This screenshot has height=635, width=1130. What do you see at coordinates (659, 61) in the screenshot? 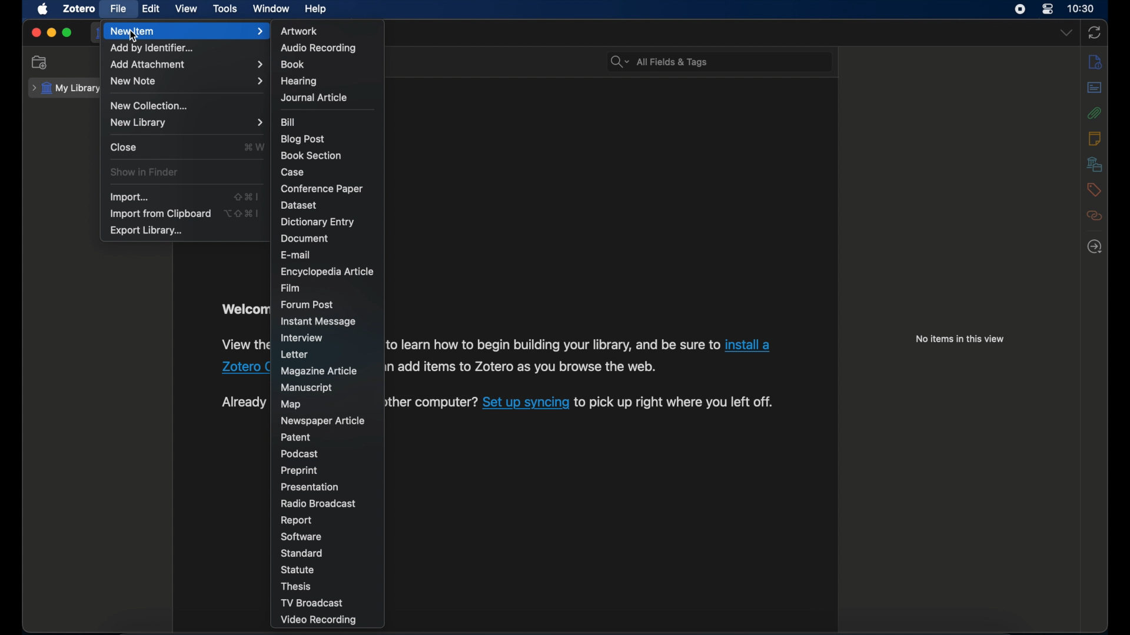
I see `all fields & tags` at bounding box center [659, 61].